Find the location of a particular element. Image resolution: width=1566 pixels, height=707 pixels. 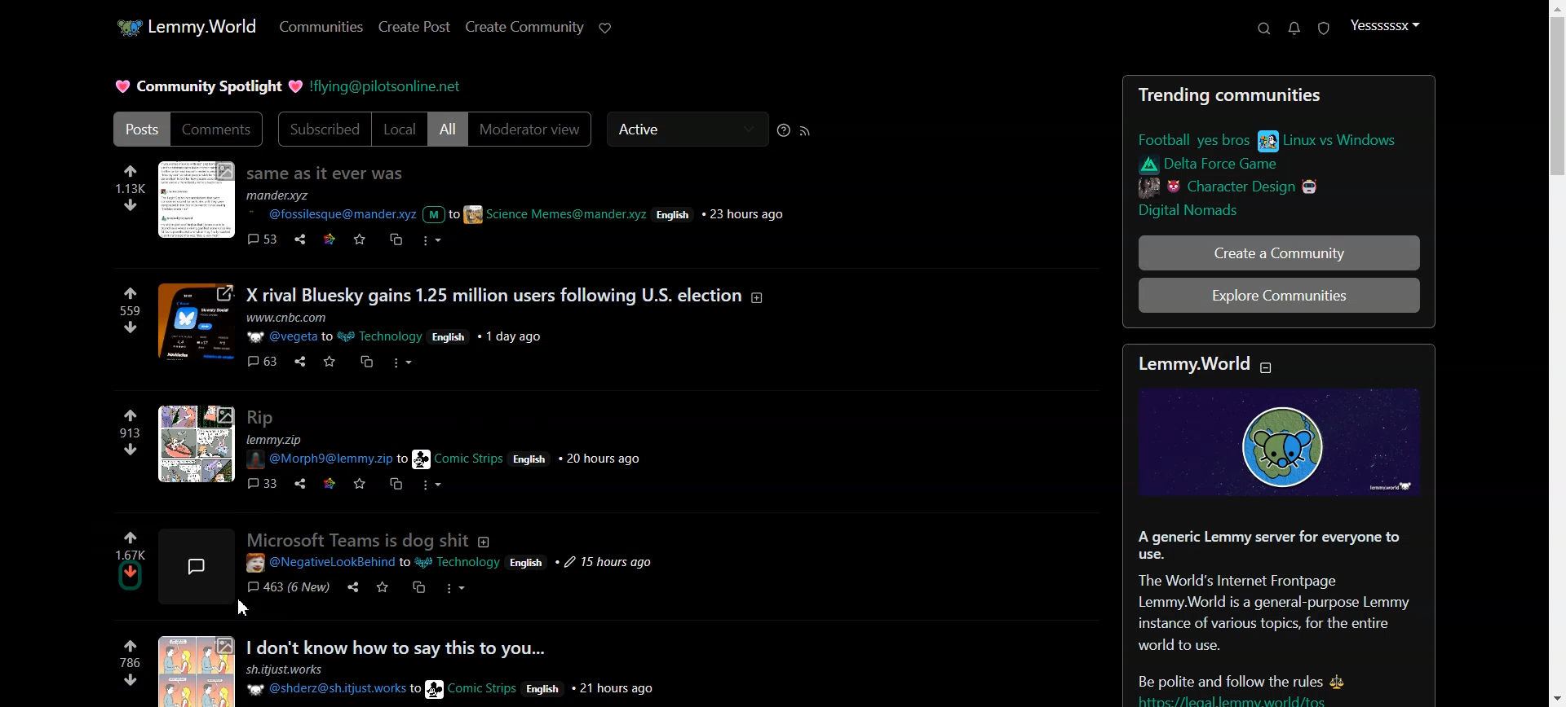

Scroll bar is located at coordinates (1553, 353).